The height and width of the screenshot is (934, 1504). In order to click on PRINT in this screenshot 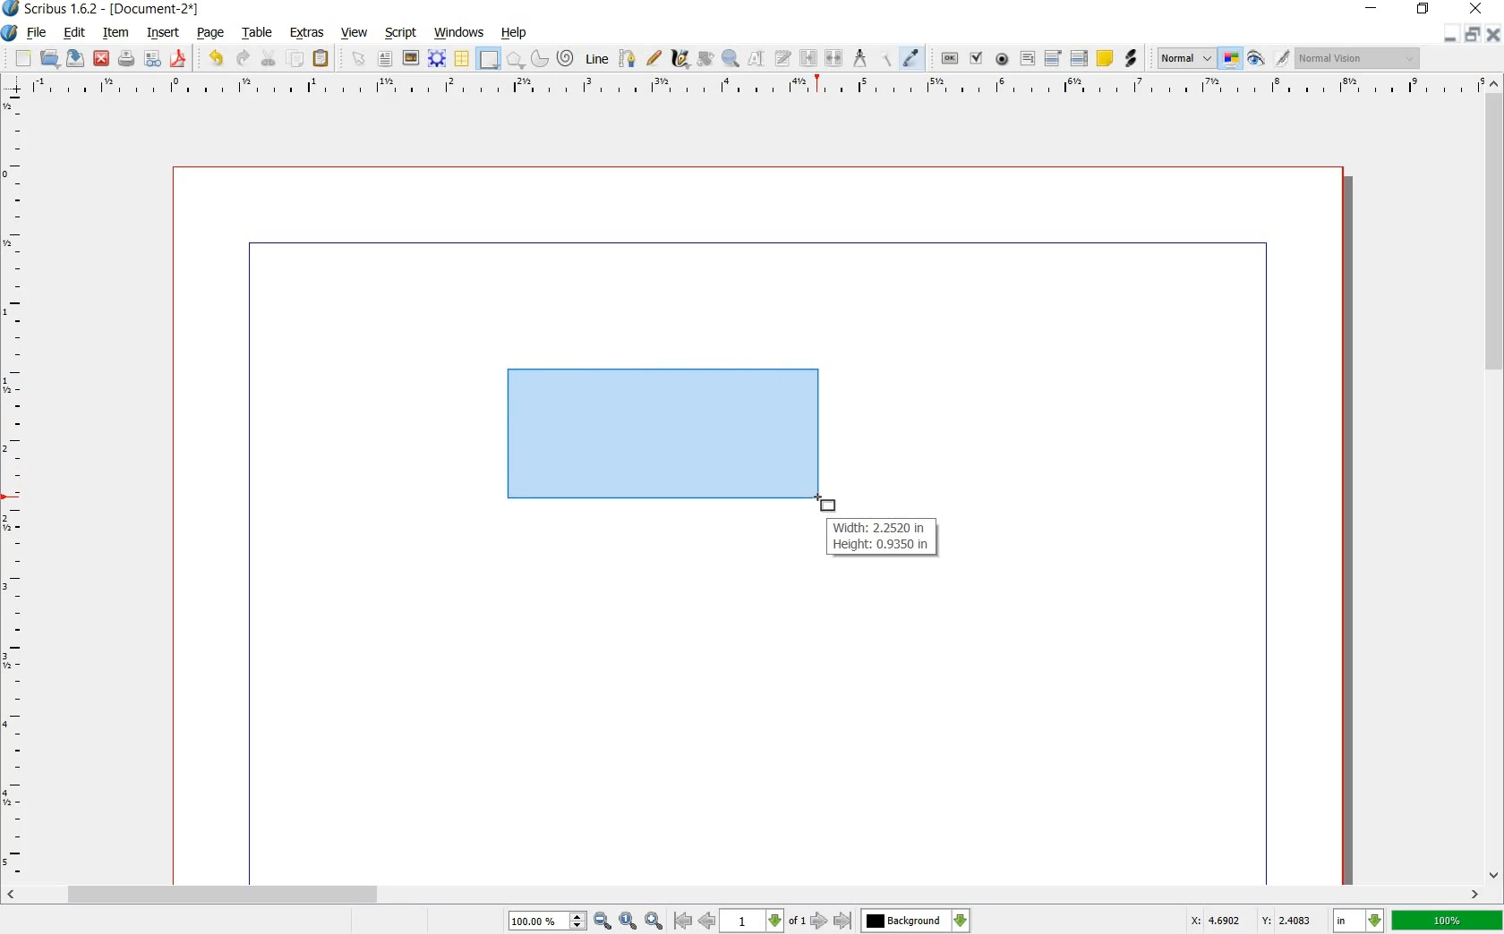, I will do `click(126, 59)`.